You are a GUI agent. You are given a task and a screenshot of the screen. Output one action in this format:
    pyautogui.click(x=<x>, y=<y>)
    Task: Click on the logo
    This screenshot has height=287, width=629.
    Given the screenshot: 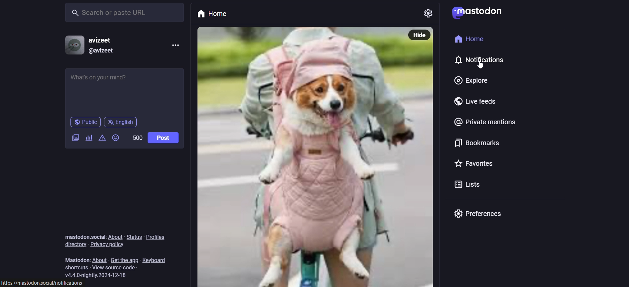 What is the action you would take?
    pyautogui.click(x=476, y=13)
    